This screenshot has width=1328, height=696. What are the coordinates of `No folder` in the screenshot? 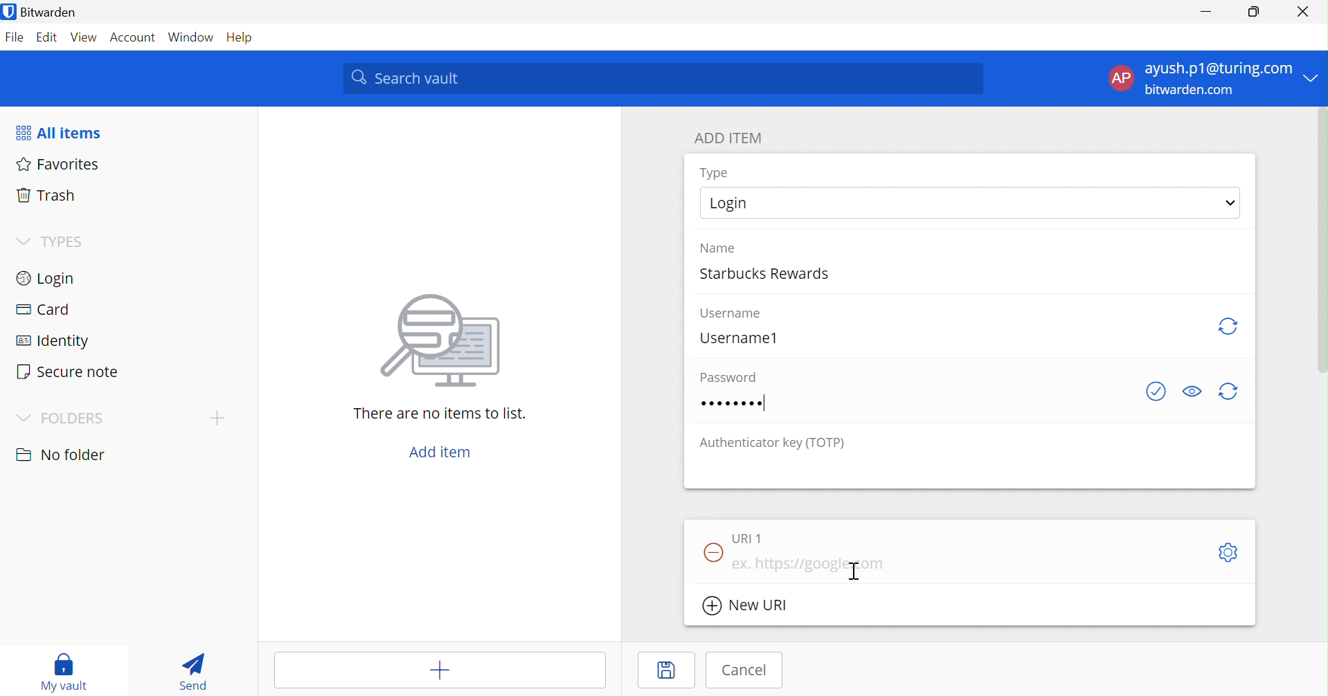 It's located at (62, 457).